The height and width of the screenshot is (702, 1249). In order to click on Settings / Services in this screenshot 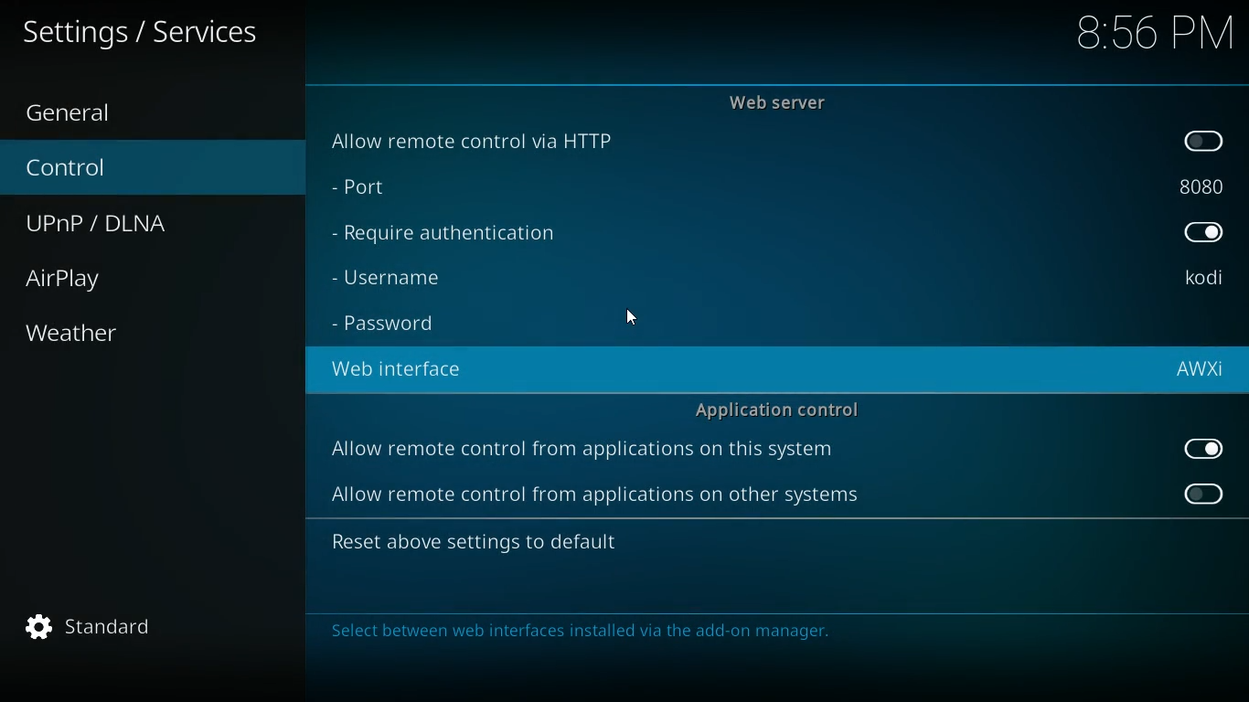, I will do `click(144, 33)`.